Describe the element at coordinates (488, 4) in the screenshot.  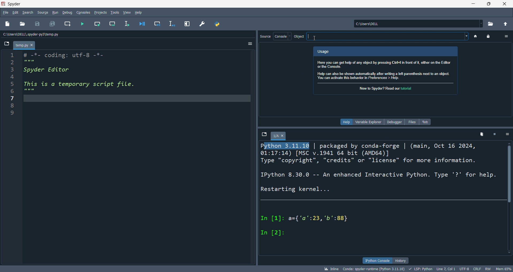
I see `maximize` at that location.